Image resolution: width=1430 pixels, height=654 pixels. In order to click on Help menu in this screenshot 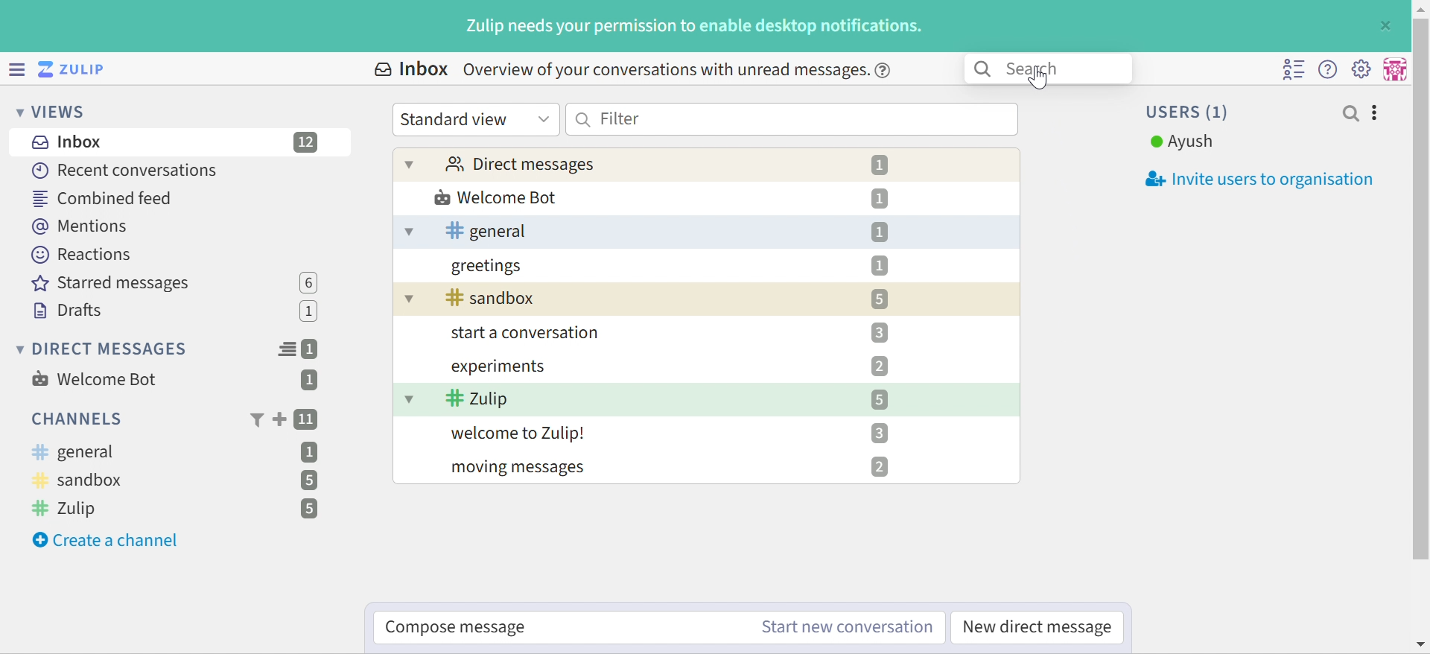, I will do `click(1329, 69)`.